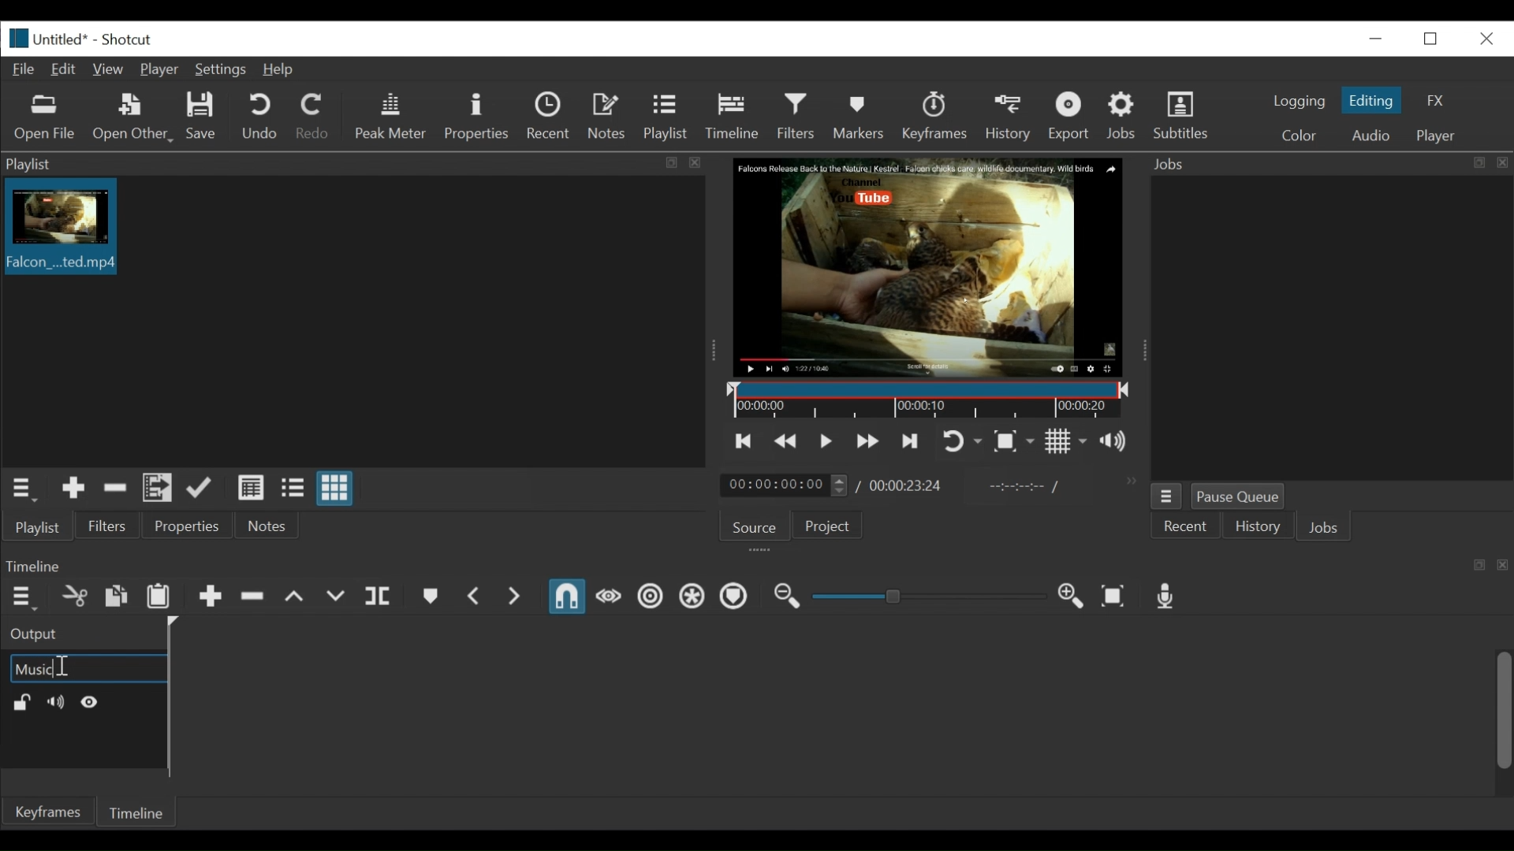 This screenshot has height=851, width=1514. What do you see at coordinates (1115, 440) in the screenshot?
I see `Show the volume control` at bounding box center [1115, 440].